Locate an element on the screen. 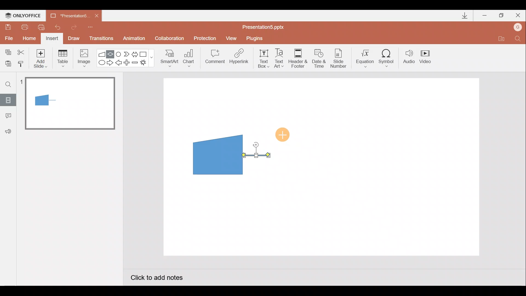 This screenshot has width=526, height=296. Left right arrow is located at coordinates (135, 53).